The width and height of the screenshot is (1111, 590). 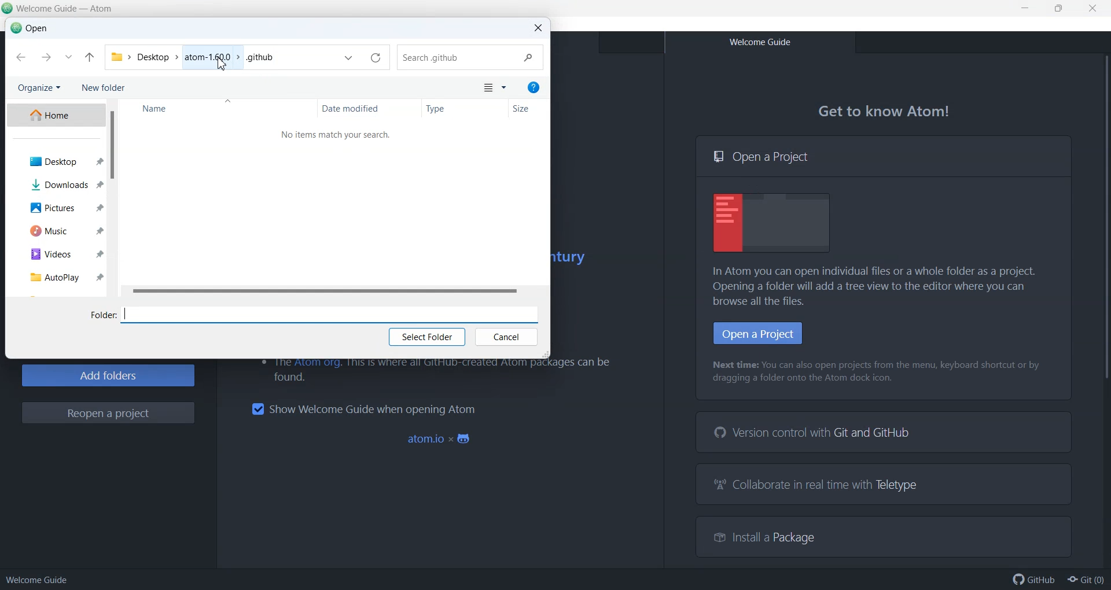 I want to click on Download, so click(x=55, y=184).